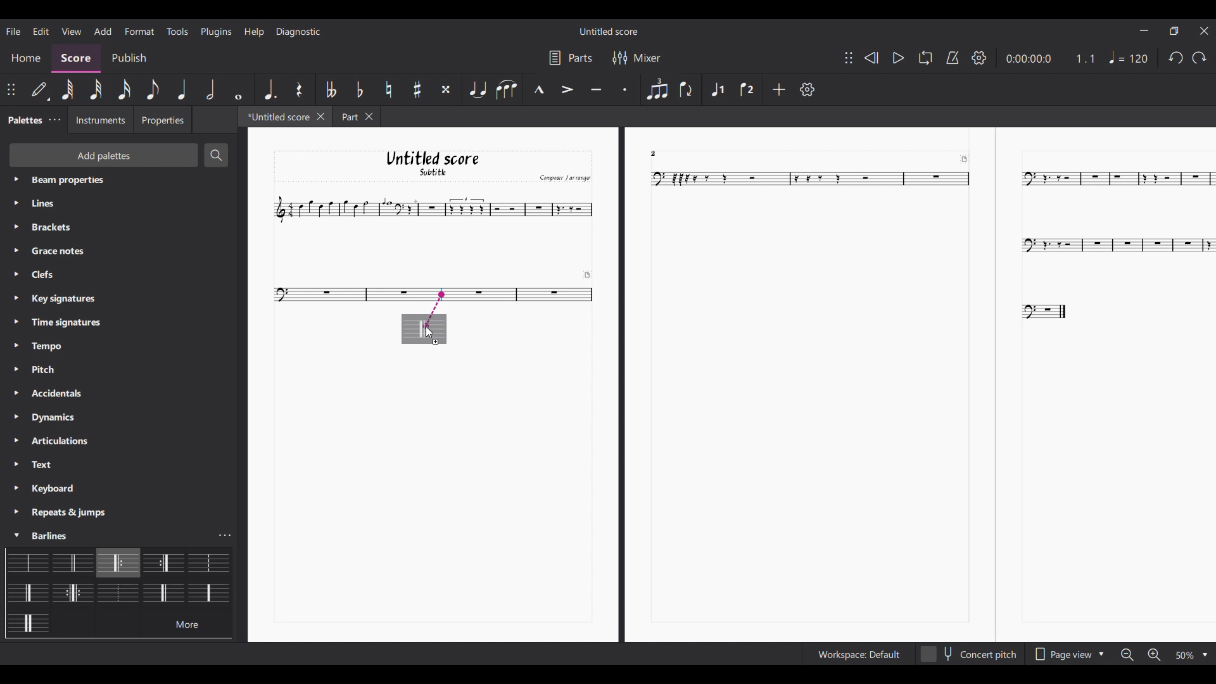 The height and width of the screenshot is (684, 1216). Describe the element at coordinates (68, 228) in the screenshot. I see `Palette settings` at that location.